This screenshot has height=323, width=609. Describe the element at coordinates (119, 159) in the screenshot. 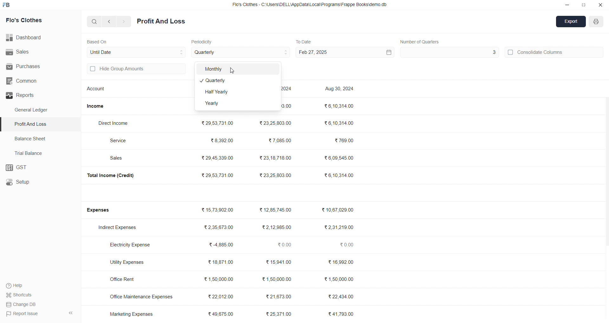

I see `Sales` at that location.